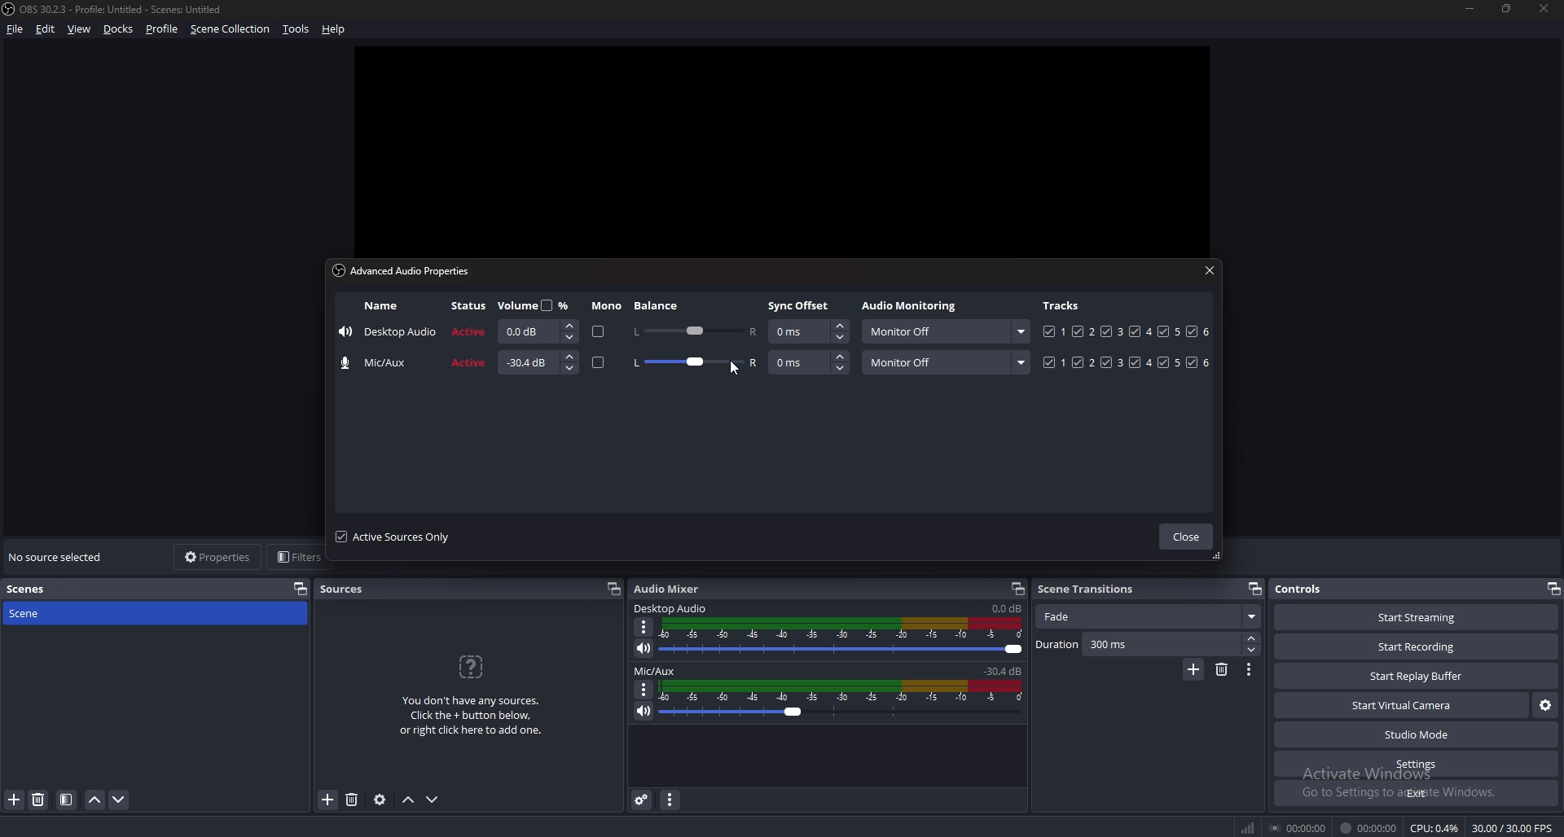  What do you see at coordinates (1140, 645) in the screenshot?
I see `duration` at bounding box center [1140, 645].